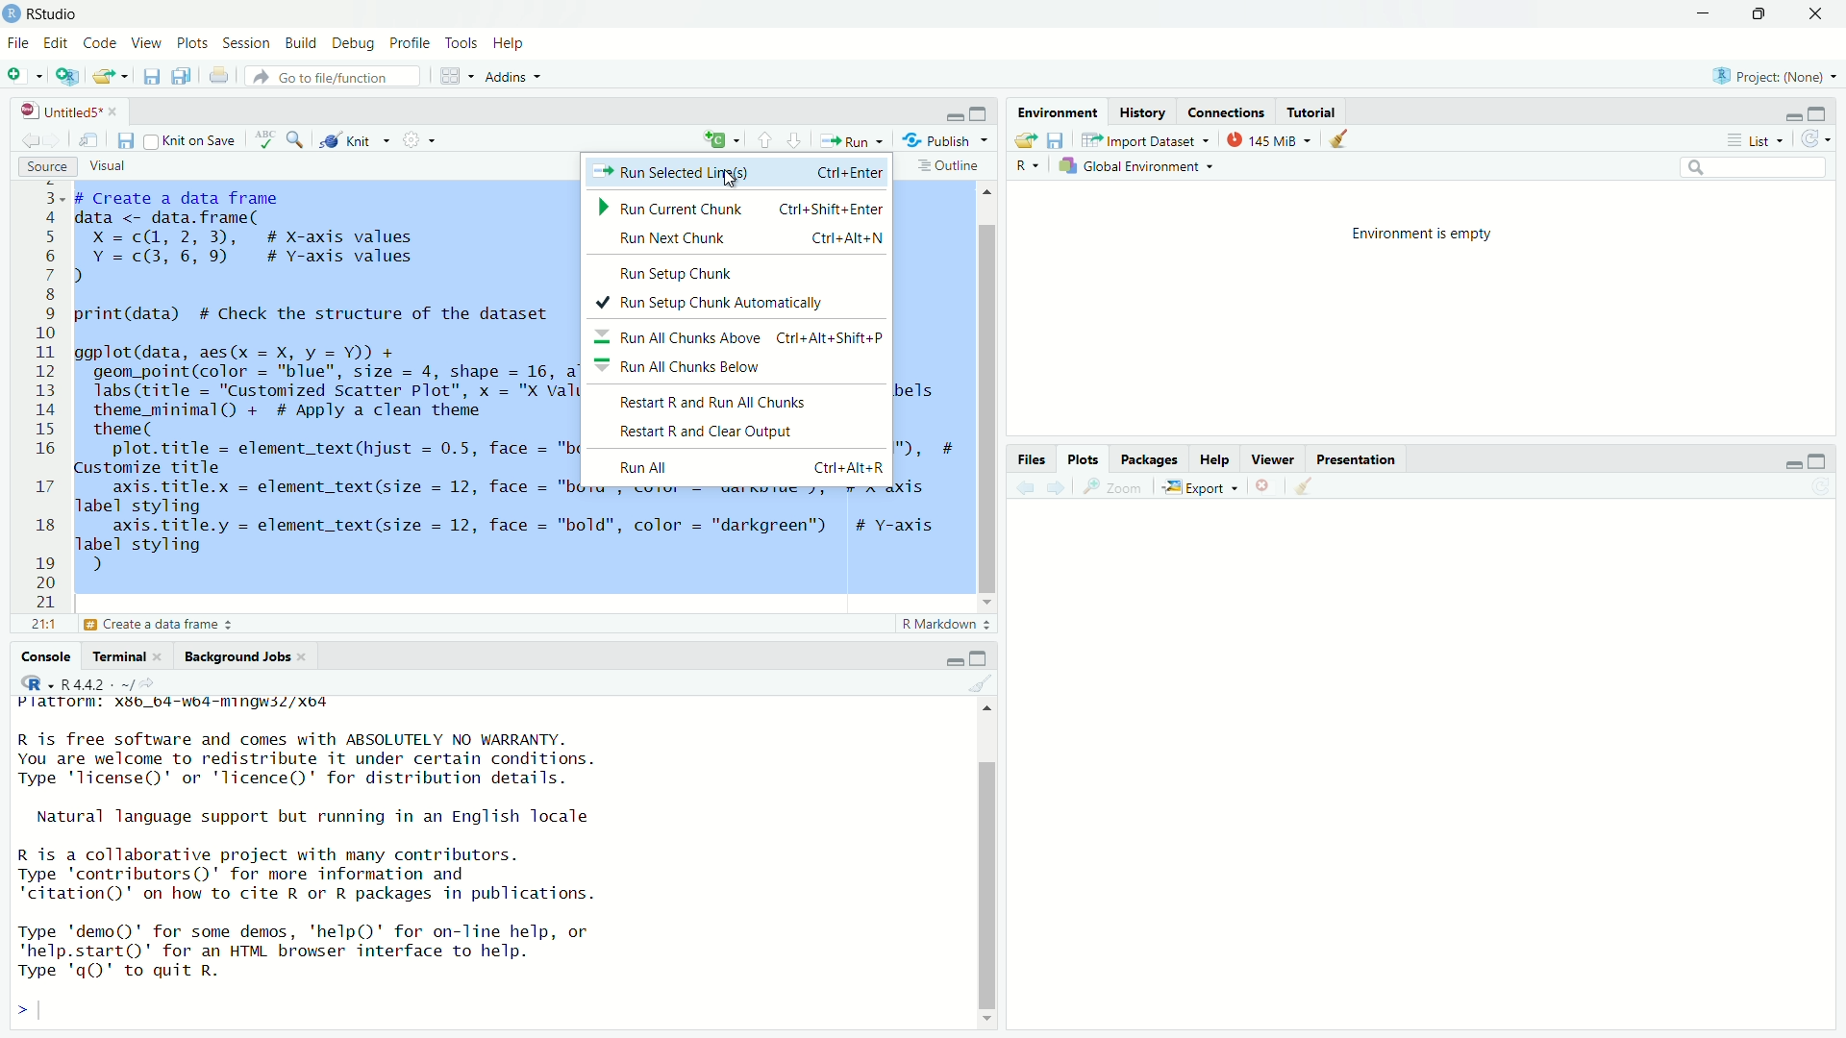  Describe the element at coordinates (1772, 77) in the screenshot. I see `Project (None)` at that location.